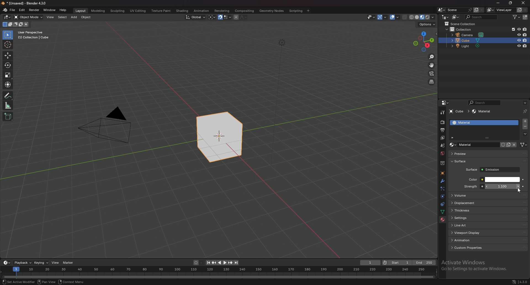 The image size is (530, 285). I want to click on jump to keyframe, so click(230, 263).